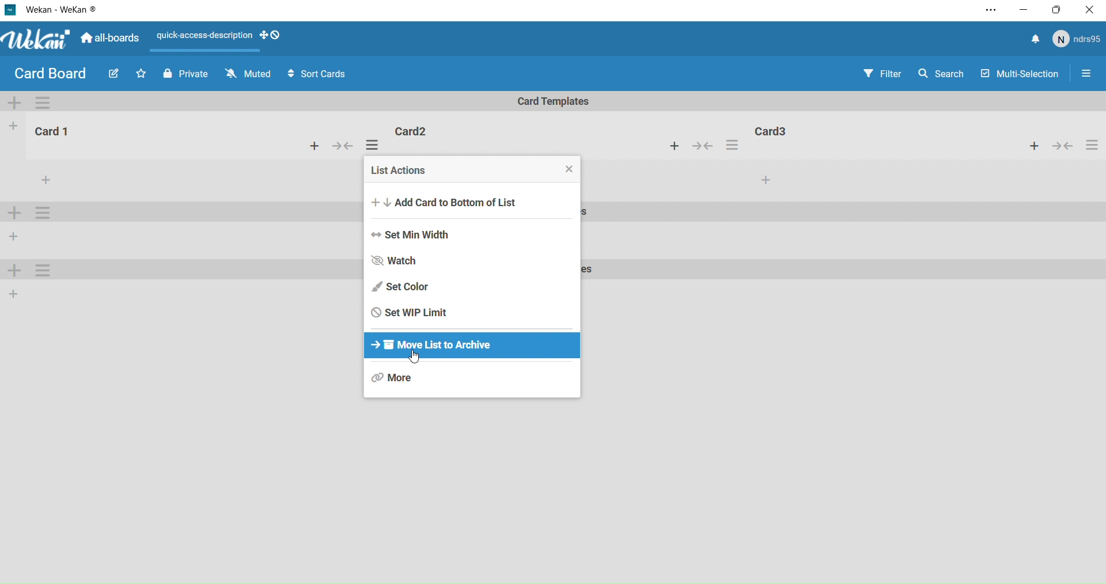  I want to click on cursor, so click(418, 357).